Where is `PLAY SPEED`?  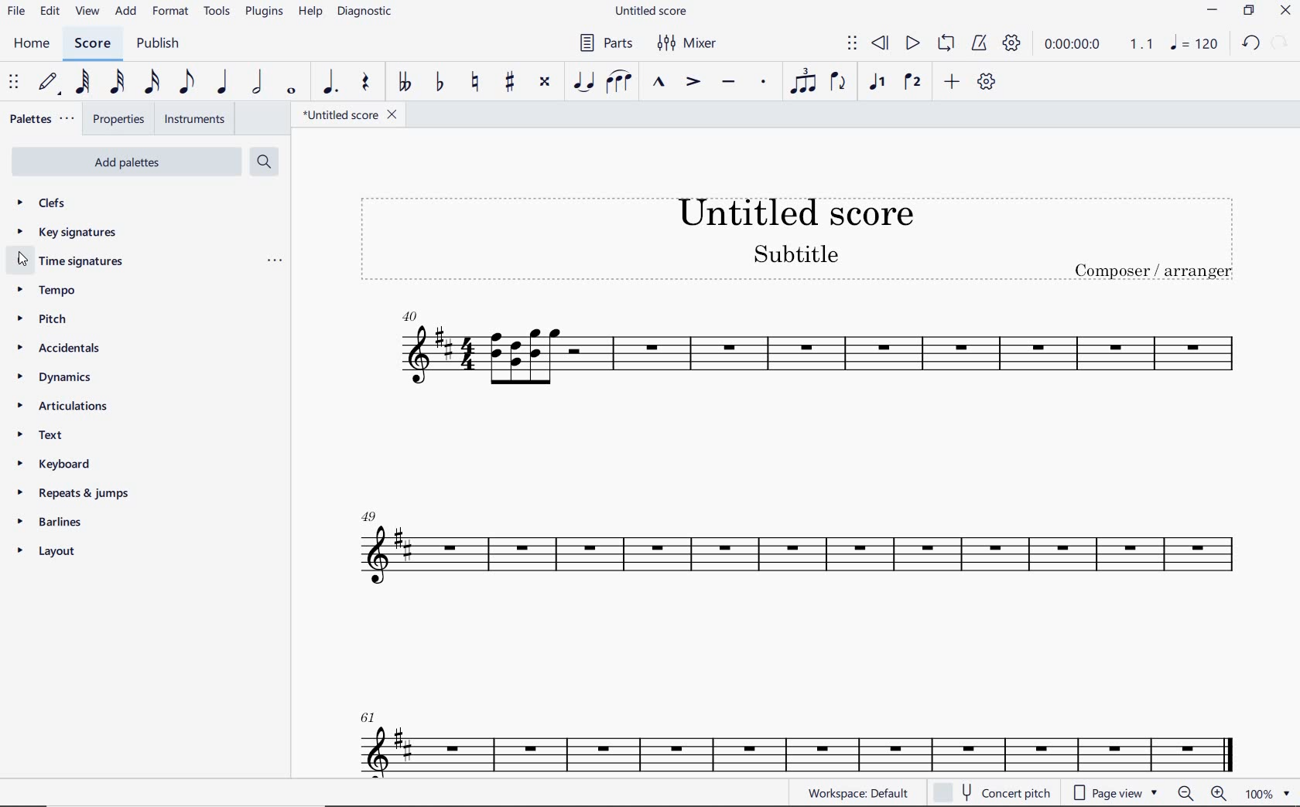
PLAY SPEED is located at coordinates (1100, 45).